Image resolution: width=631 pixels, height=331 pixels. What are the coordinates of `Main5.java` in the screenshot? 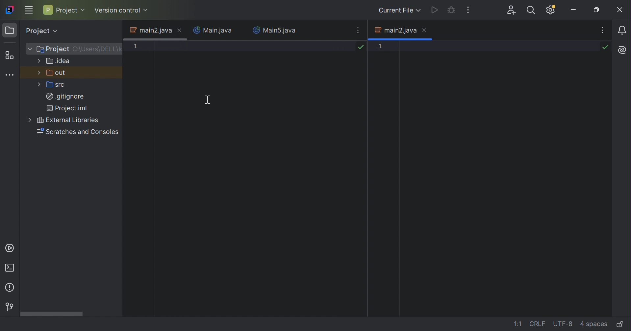 It's located at (276, 30).